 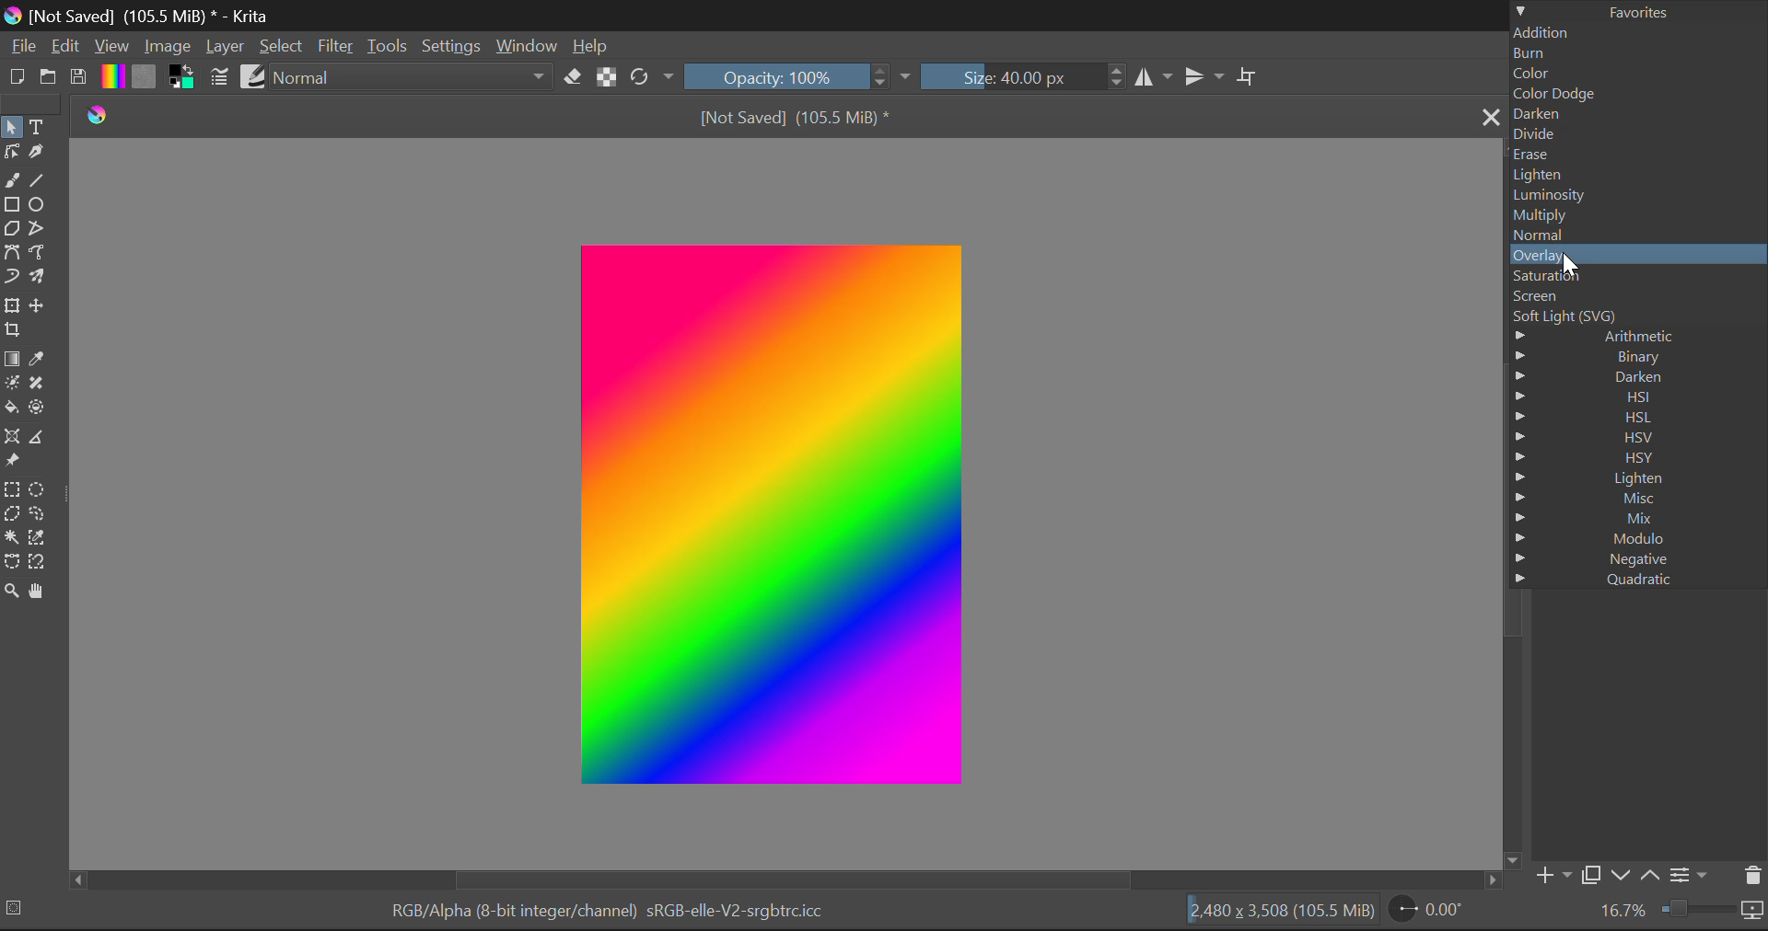 I want to click on Eyedropper, so click(x=41, y=359).